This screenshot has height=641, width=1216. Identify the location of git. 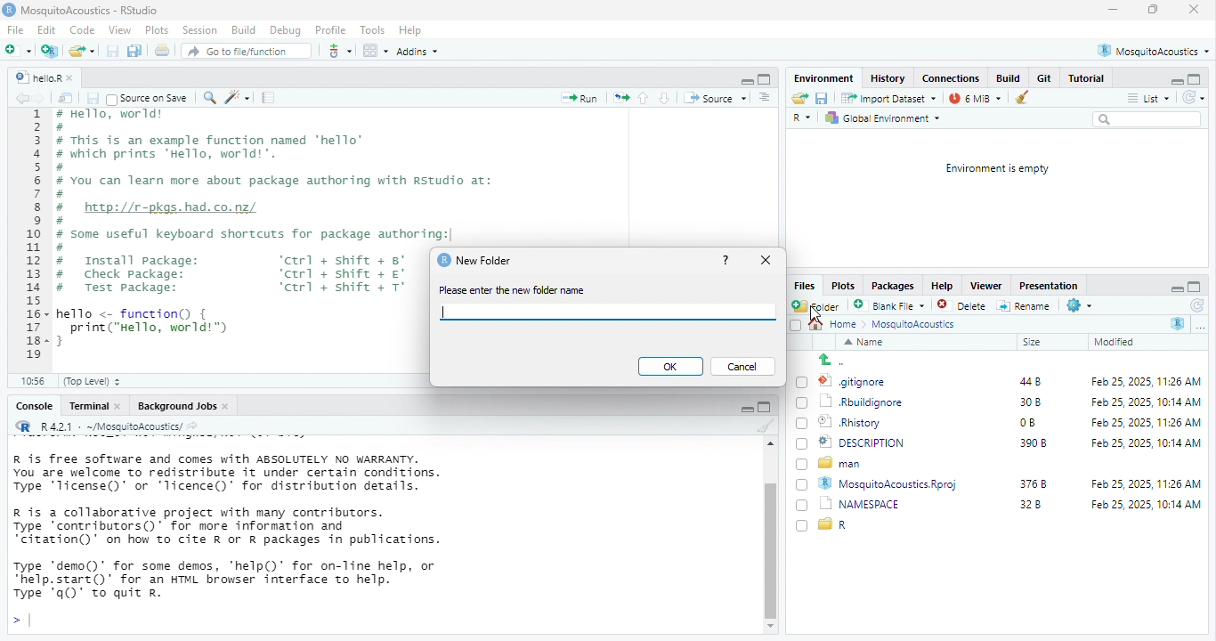
(340, 50).